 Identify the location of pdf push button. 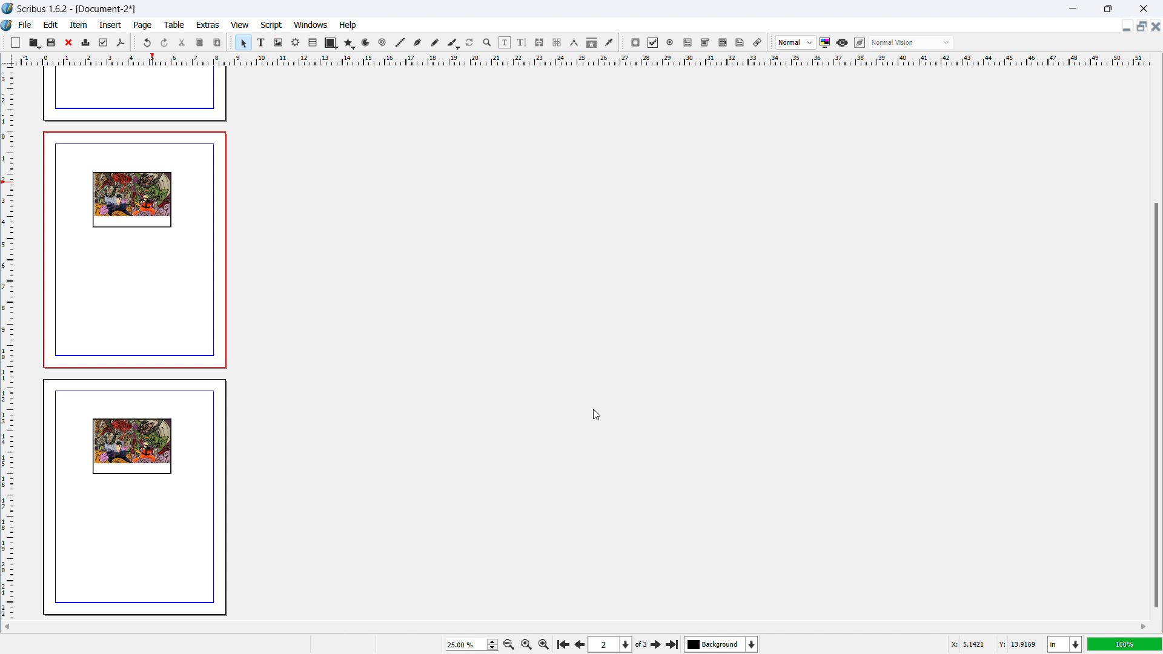
(635, 42).